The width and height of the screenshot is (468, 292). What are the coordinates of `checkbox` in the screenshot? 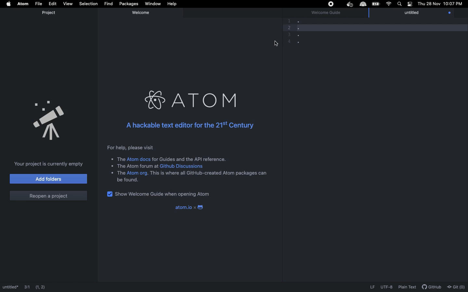 It's located at (109, 194).